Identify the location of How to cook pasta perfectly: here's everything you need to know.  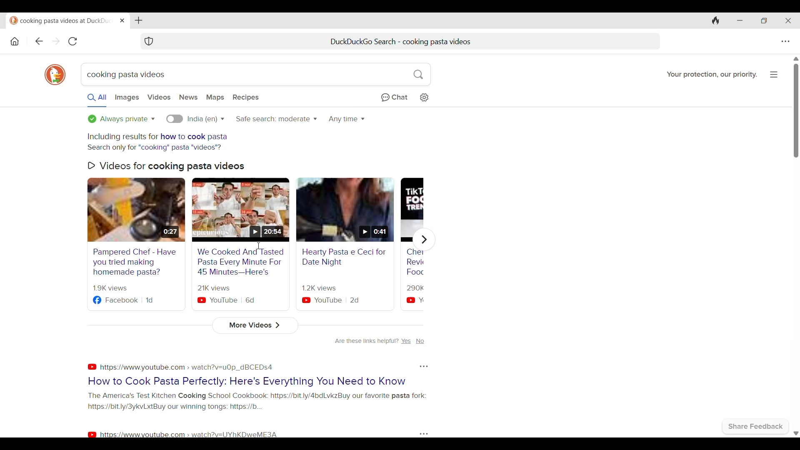
(248, 381).